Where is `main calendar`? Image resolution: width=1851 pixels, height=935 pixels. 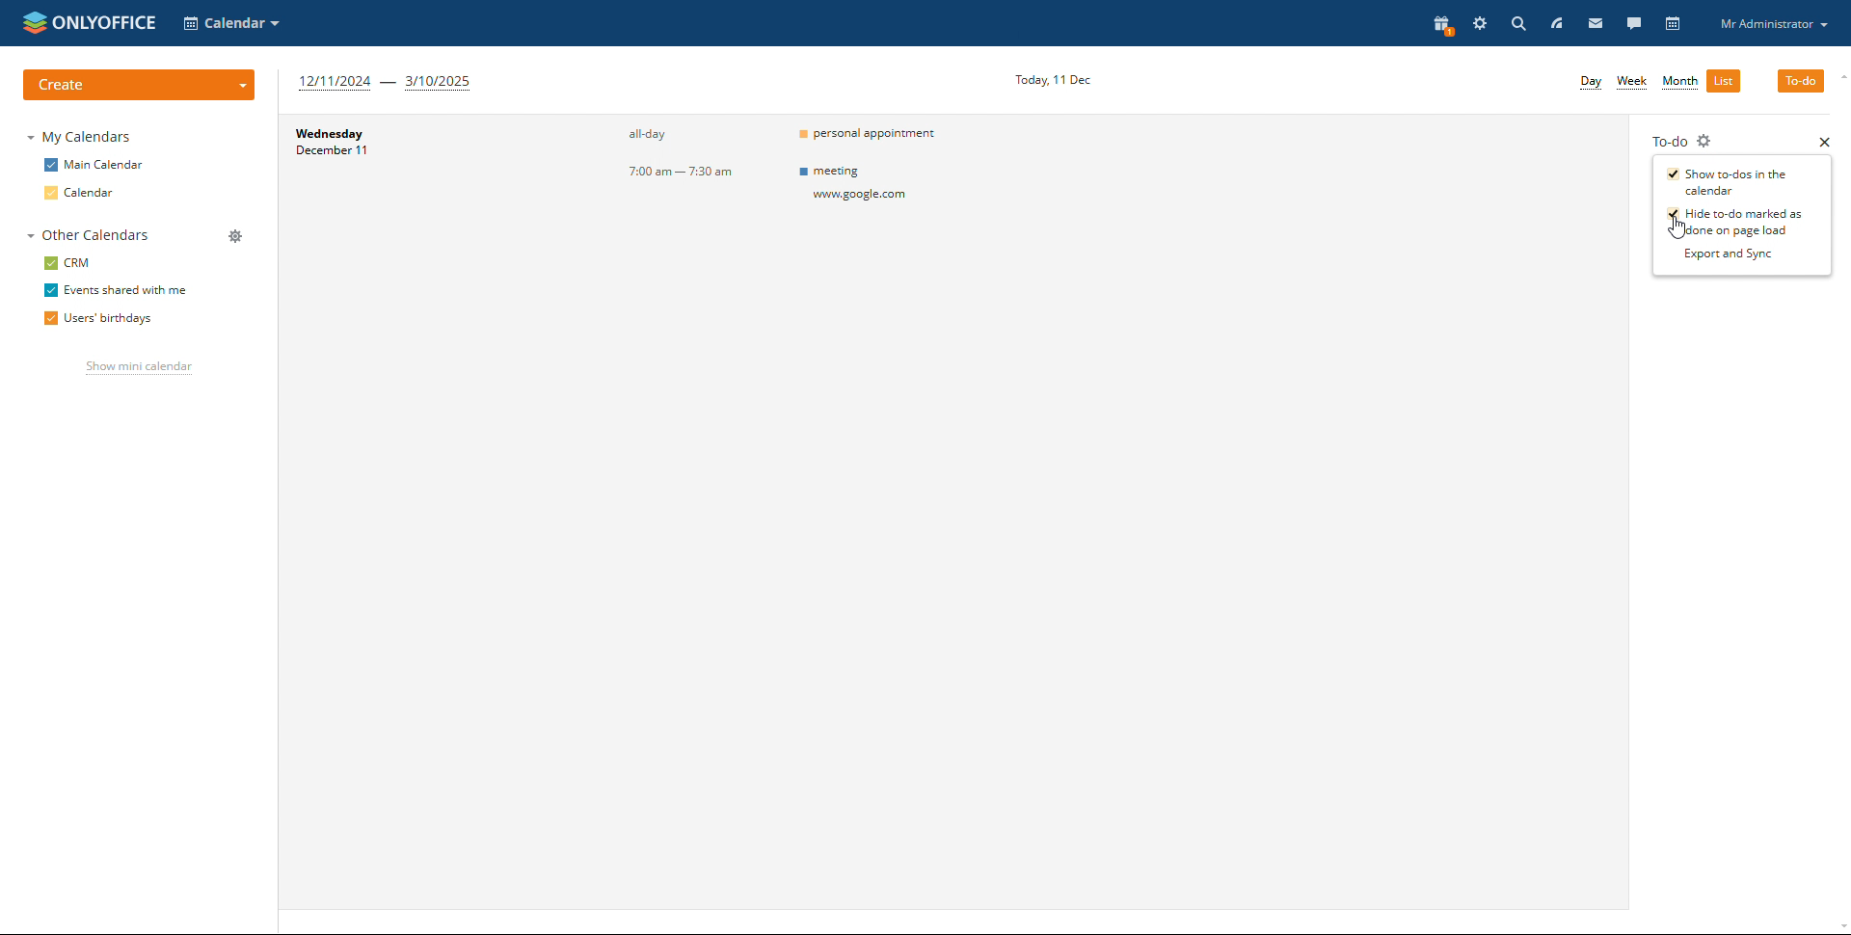 main calendar is located at coordinates (91, 165).